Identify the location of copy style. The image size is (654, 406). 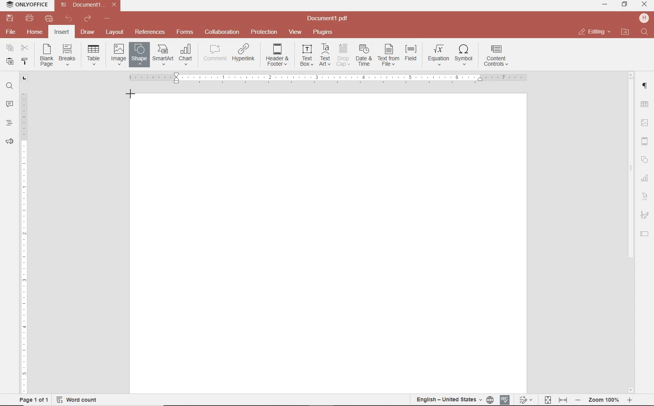
(24, 61).